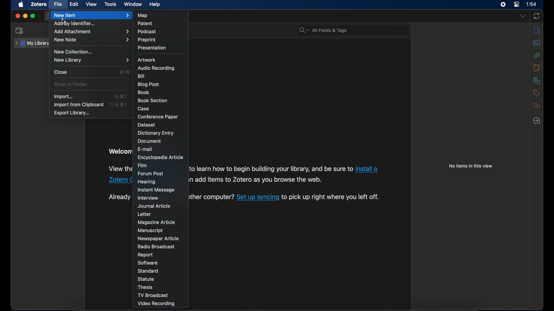 The width and height of the screenshot is (554, 311). I want to click on standard, so click(148, 271).